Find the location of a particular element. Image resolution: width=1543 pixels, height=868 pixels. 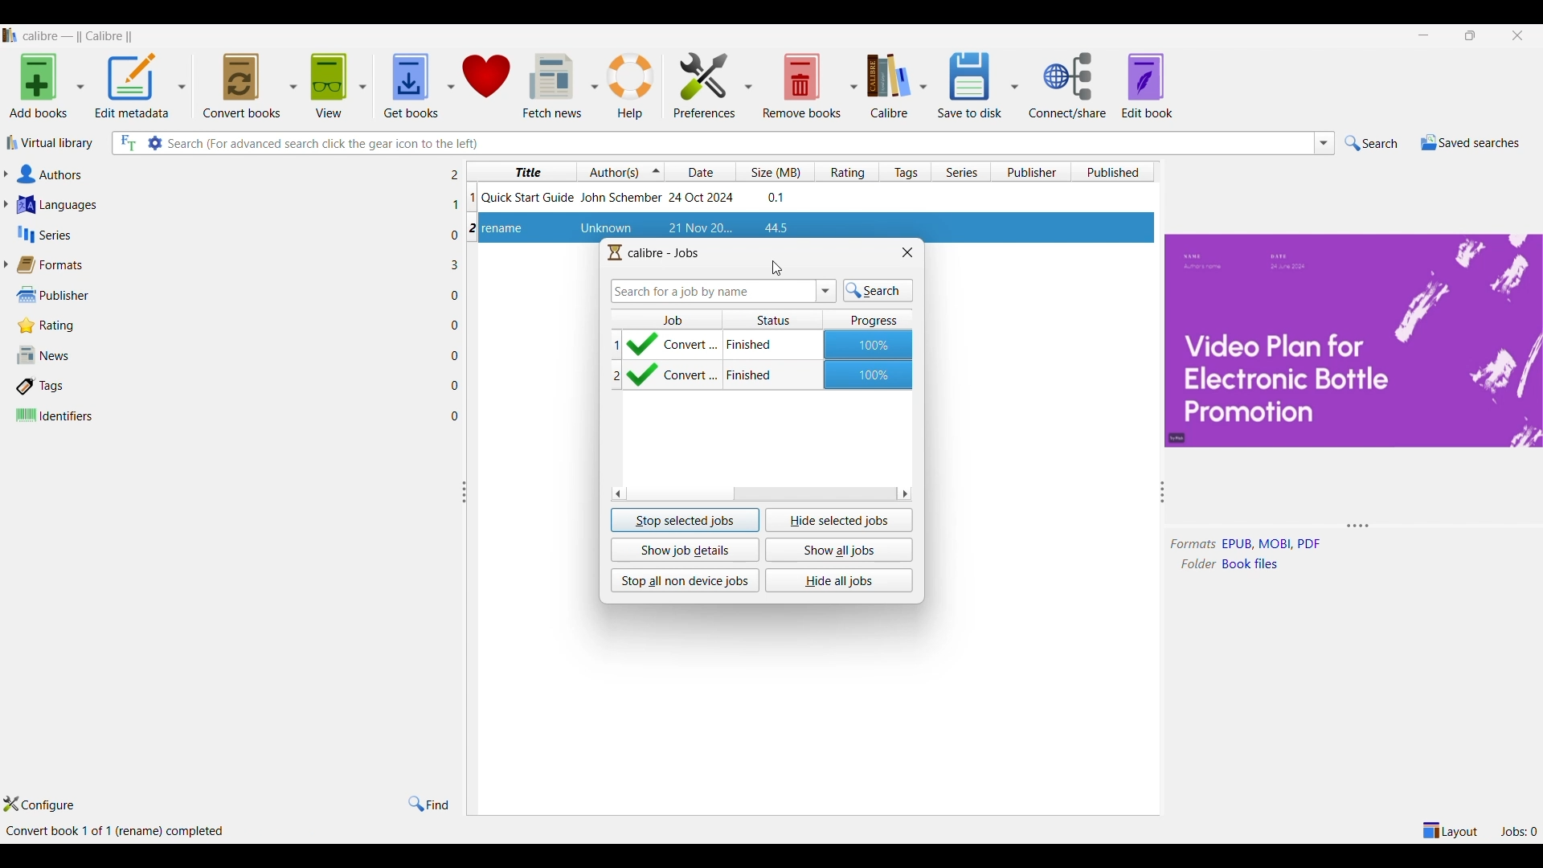

restore is located at coordinates (1470, 35).